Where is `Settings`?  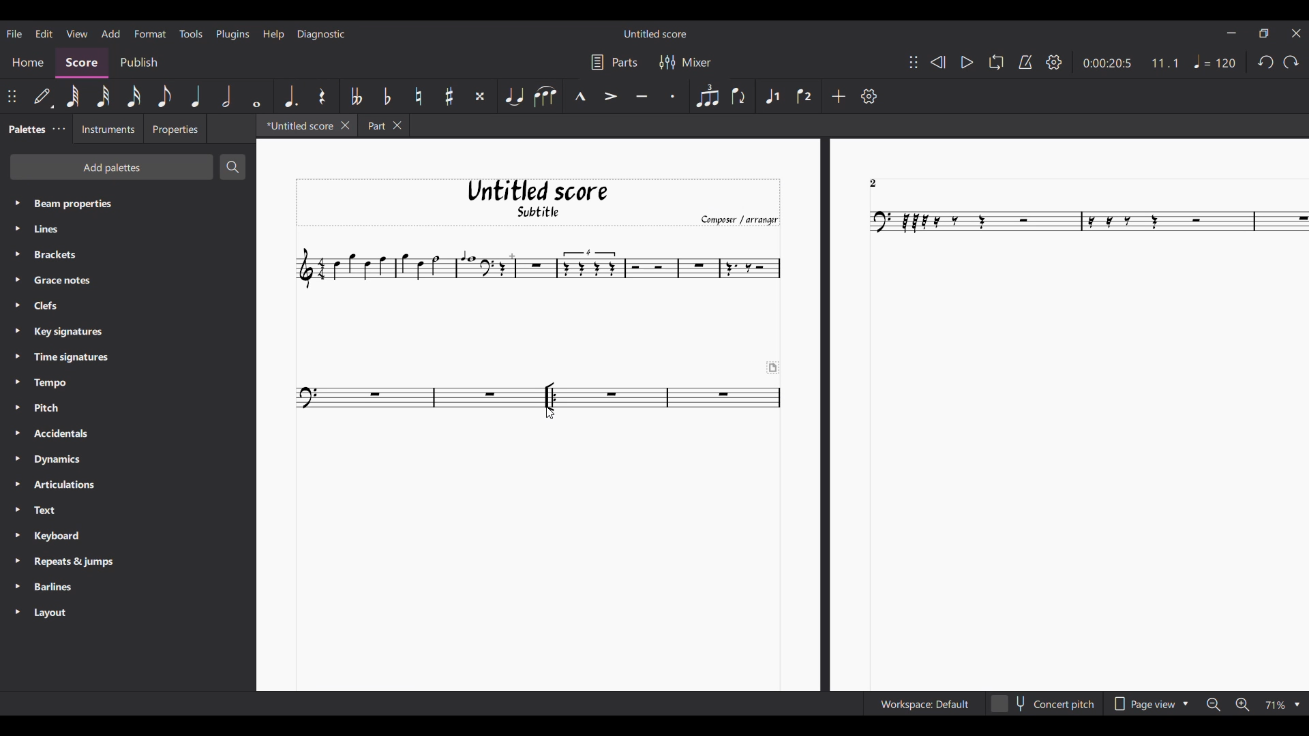
Settings is located at coordinates (869, 95).